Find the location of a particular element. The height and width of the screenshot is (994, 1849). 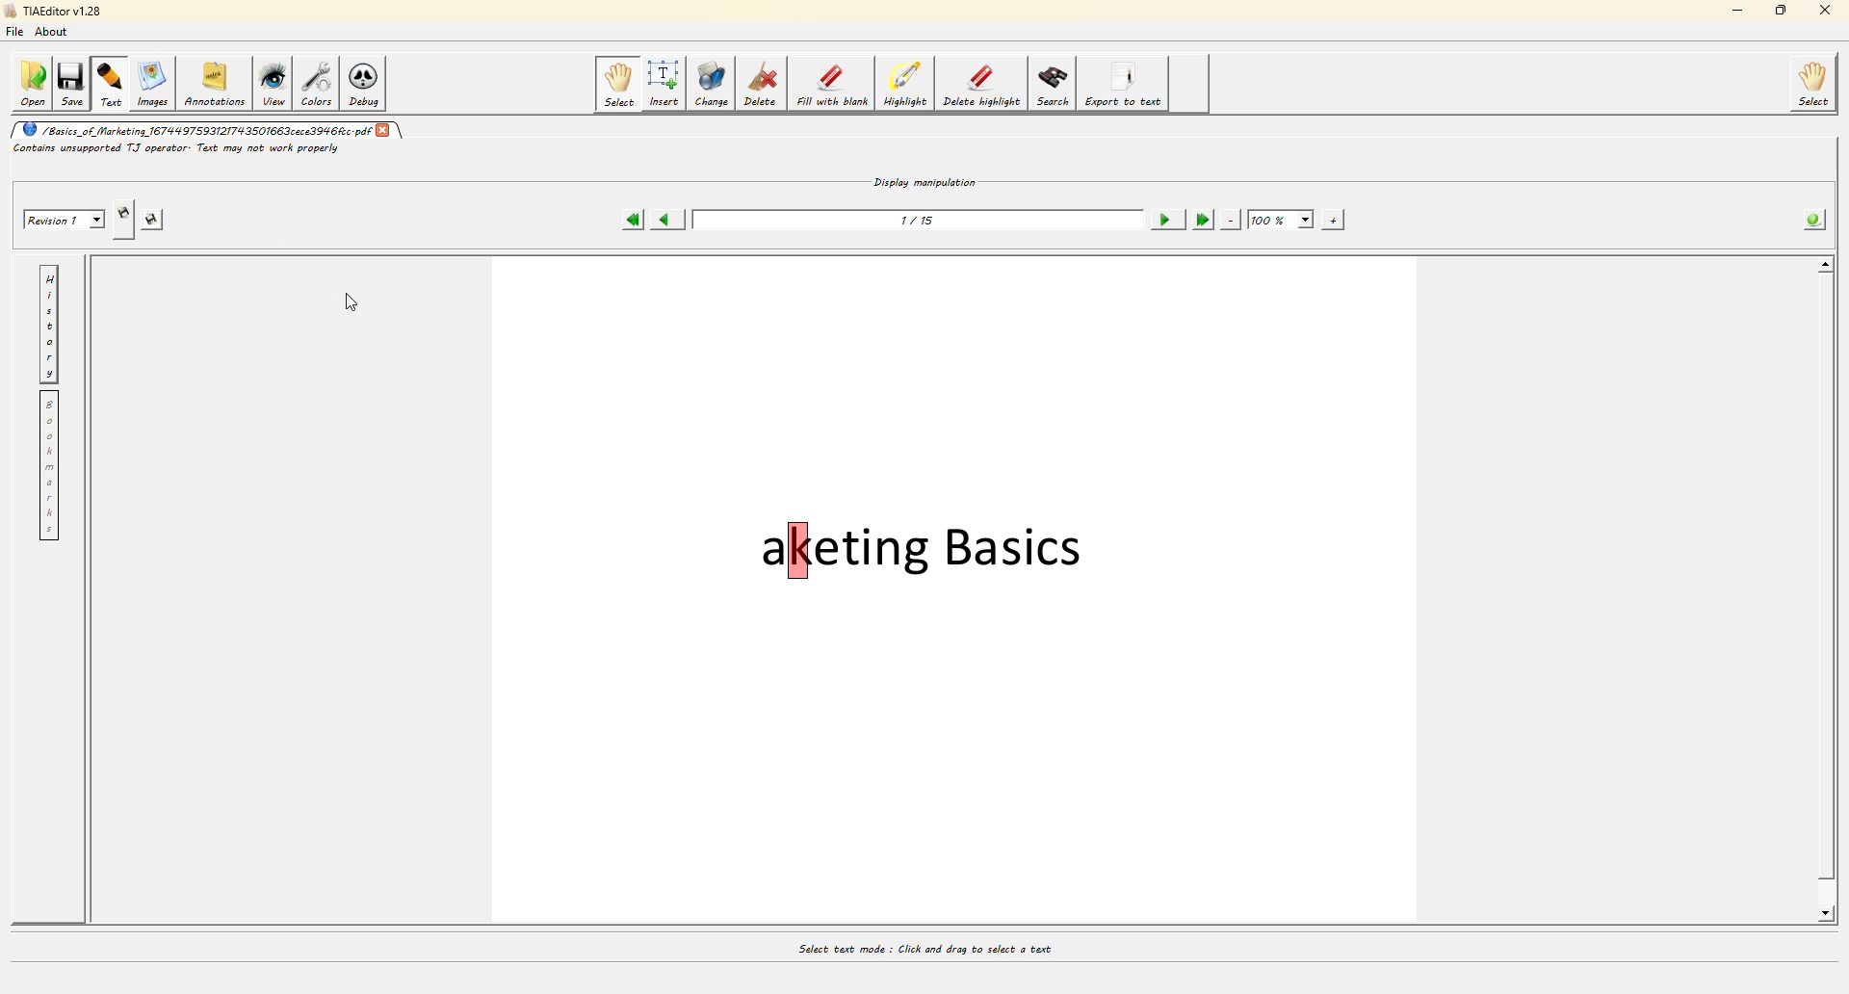

save is located at coordinates (71, 83).